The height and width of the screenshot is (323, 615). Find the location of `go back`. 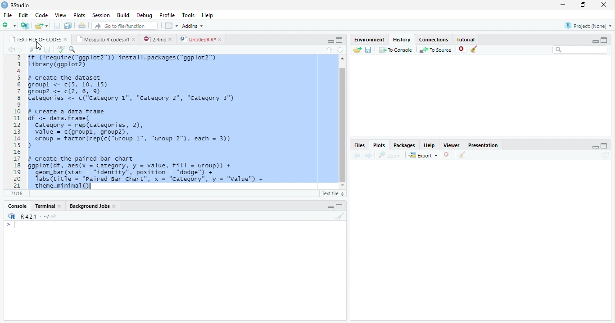

go back is located at coordinates (9, 49).